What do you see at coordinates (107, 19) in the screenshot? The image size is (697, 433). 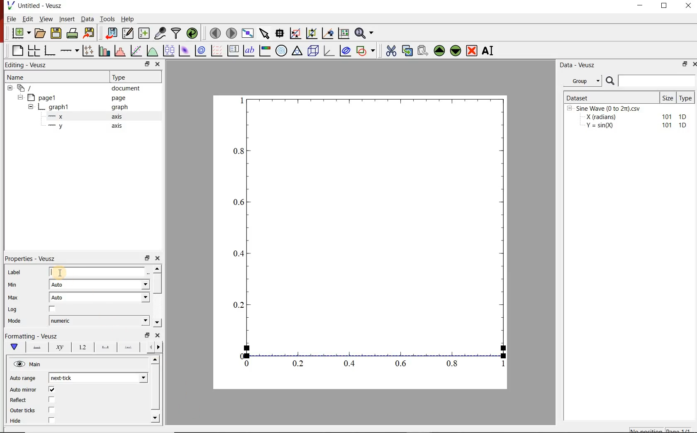 I see `Tools` at bounding box center [107, 19].